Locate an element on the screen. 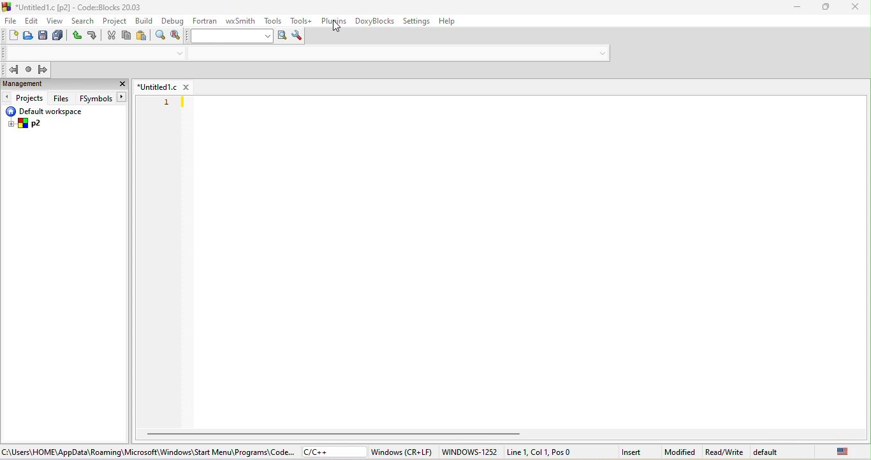 The width and height of the screenshot is (871, 460). untitled 1 is located at coordinates (164, 86).